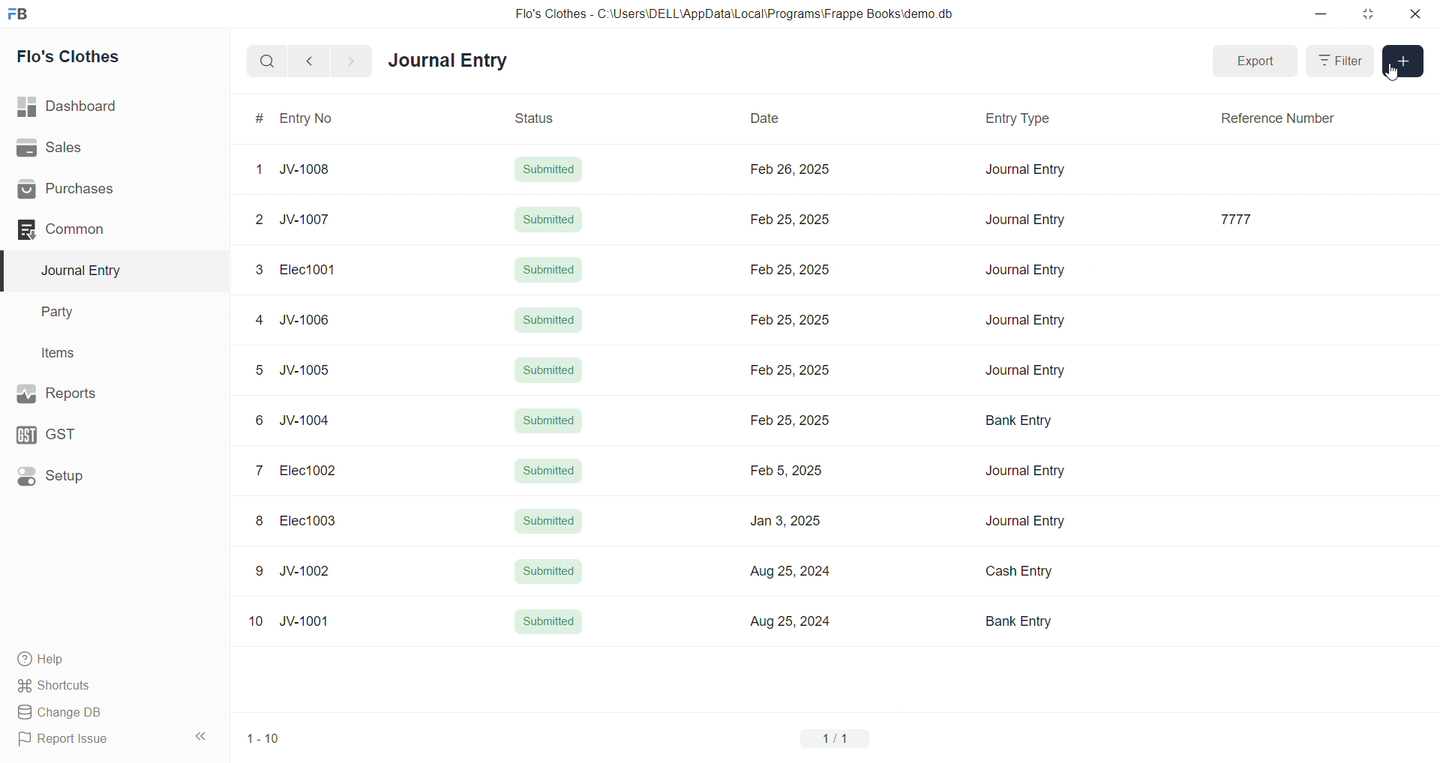  I want to click on 1, so click(260, 167).